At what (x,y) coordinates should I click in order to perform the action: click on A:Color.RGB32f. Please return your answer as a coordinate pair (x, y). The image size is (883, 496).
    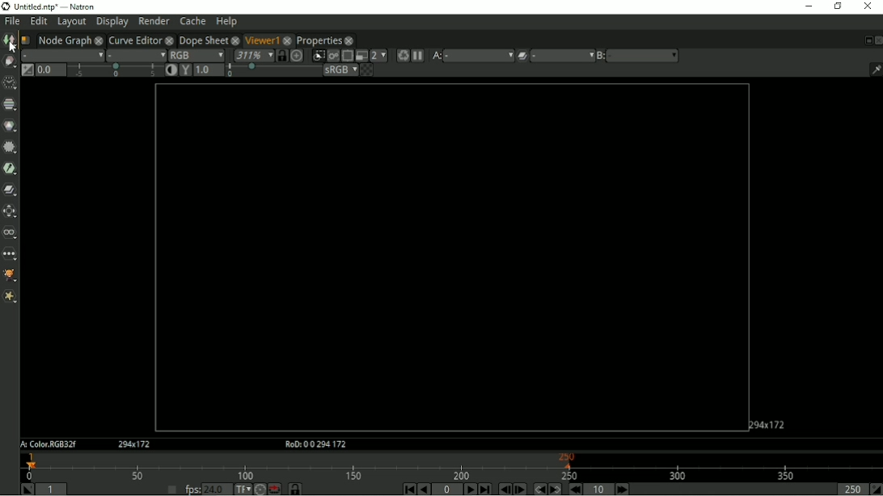
    Looking at the image, I should click on (47, 445).